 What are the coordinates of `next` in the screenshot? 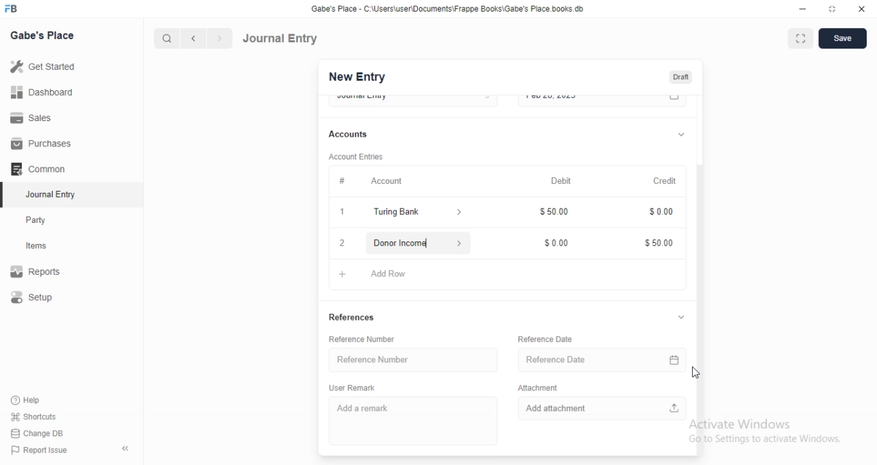 It's located at (218, 39).